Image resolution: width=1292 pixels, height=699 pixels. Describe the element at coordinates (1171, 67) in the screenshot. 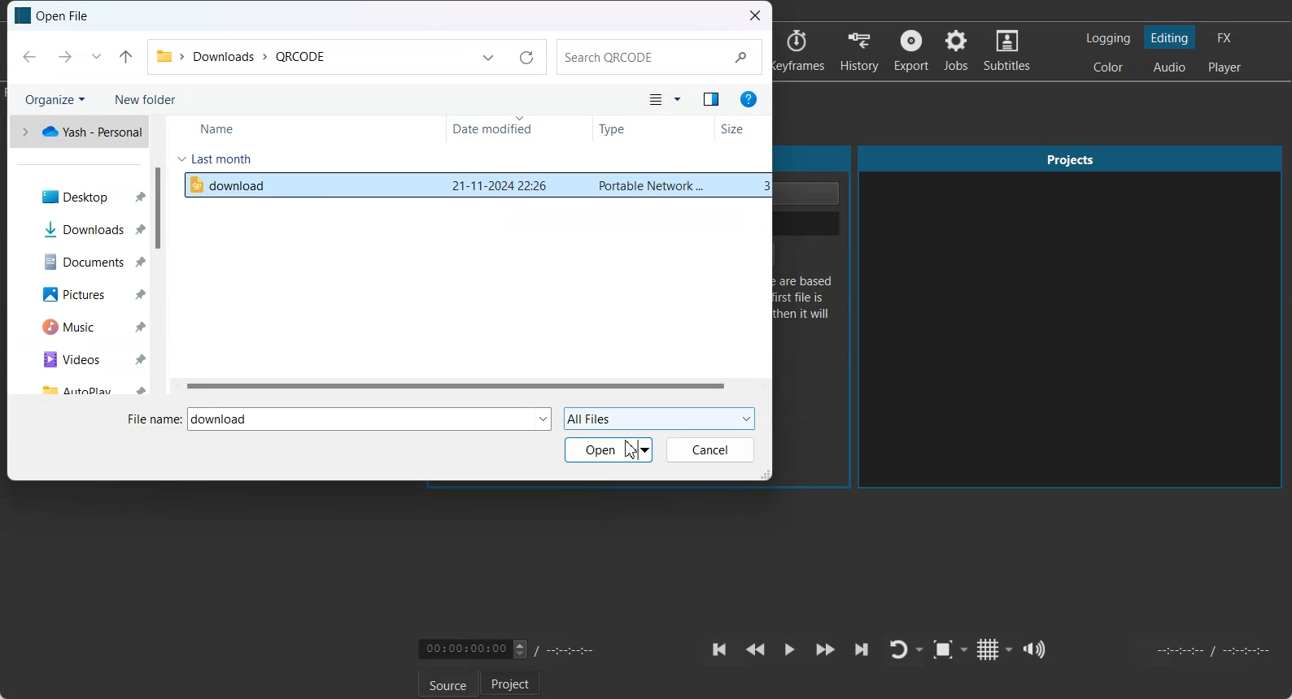

I see `Switching to the Audio layout` at that location.